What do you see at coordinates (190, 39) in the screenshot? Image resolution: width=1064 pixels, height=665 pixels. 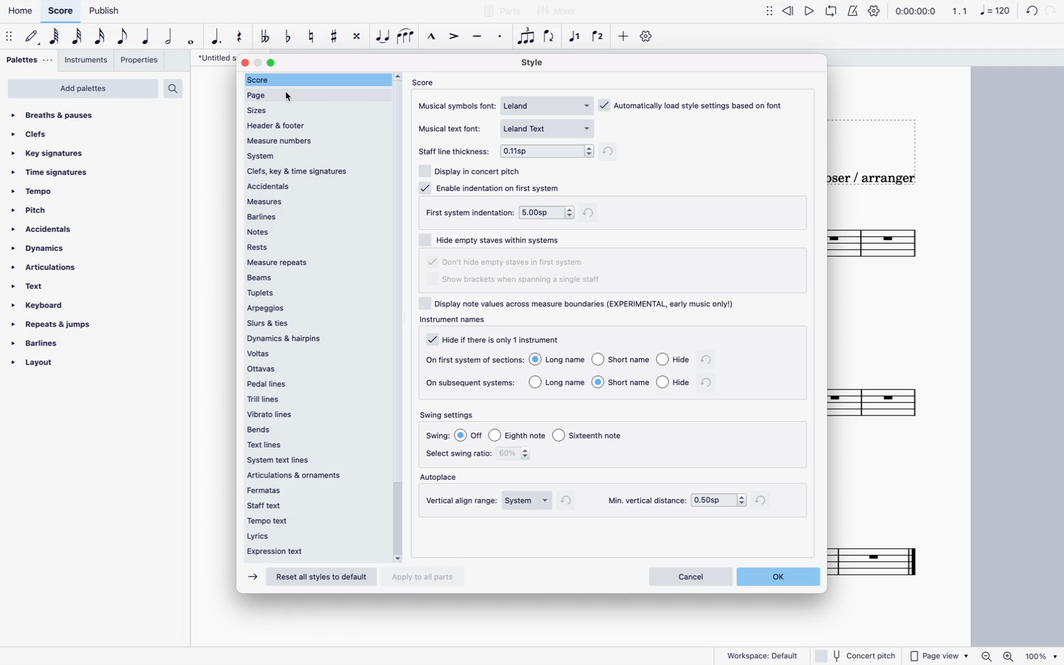 I see `full note` at bounding box center [190, 39].